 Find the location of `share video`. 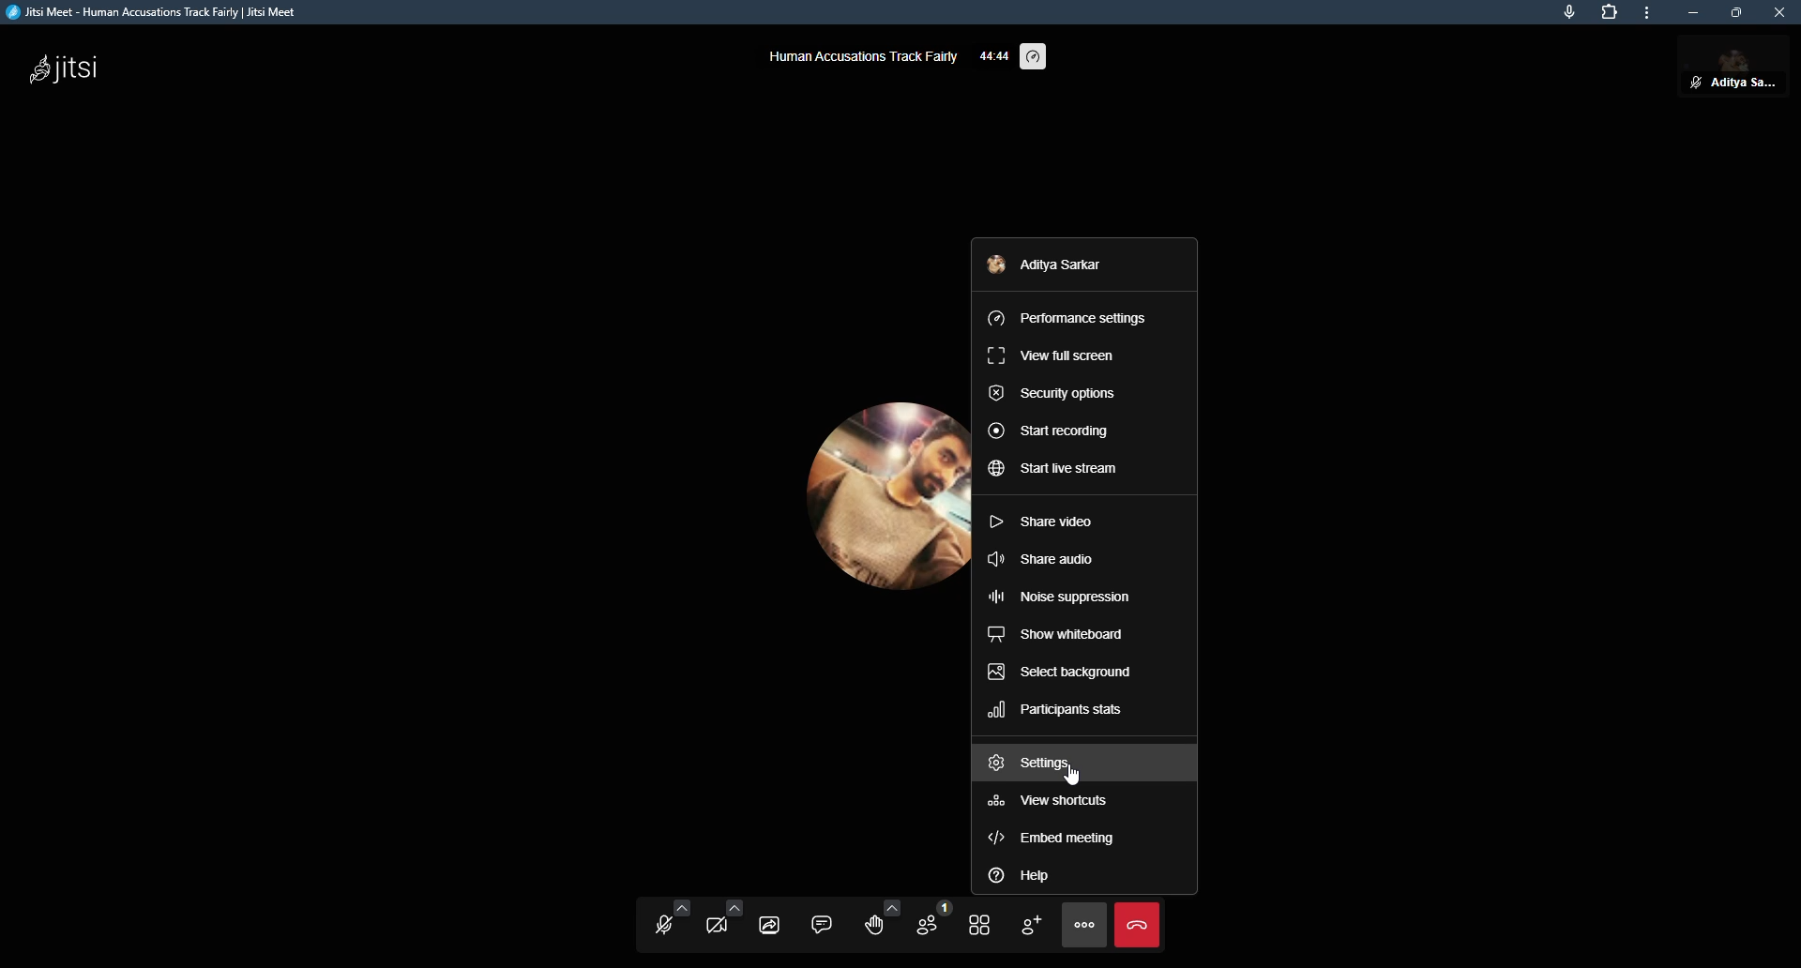

share video is located at coordinates (1043, 521).